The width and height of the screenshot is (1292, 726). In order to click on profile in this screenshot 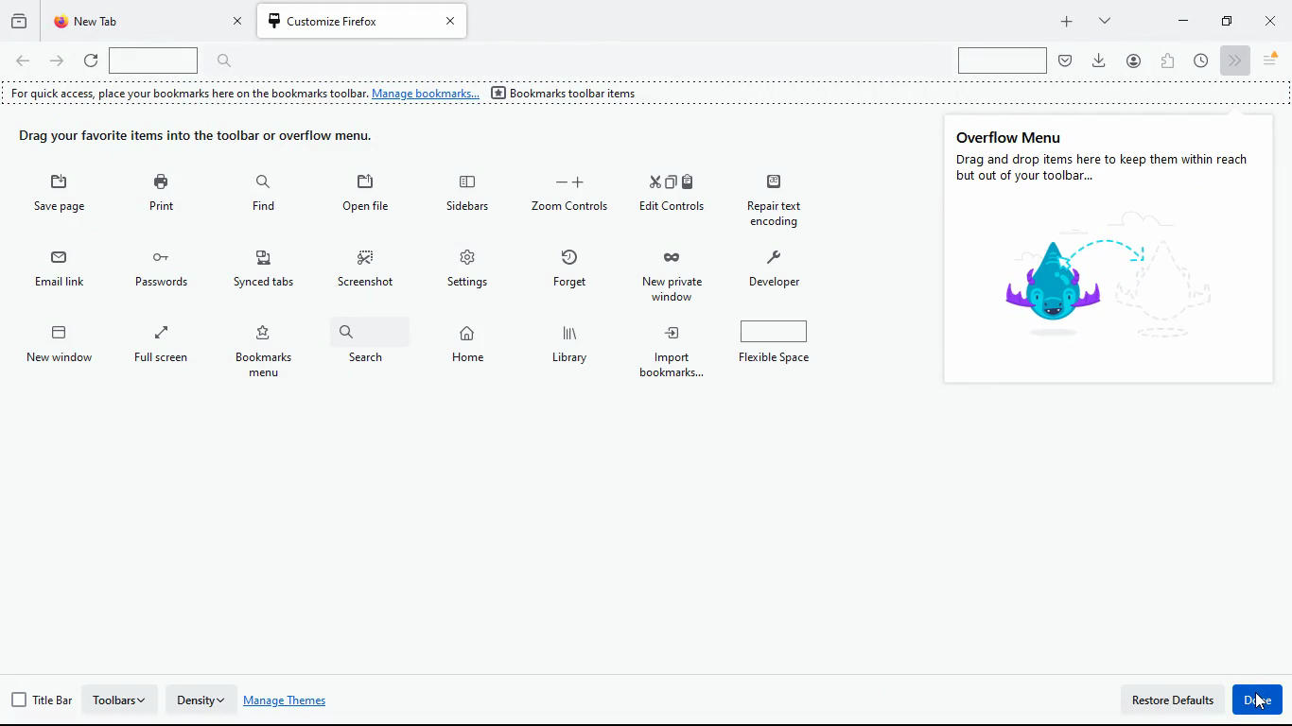, I will do `click(1134, 60)`.